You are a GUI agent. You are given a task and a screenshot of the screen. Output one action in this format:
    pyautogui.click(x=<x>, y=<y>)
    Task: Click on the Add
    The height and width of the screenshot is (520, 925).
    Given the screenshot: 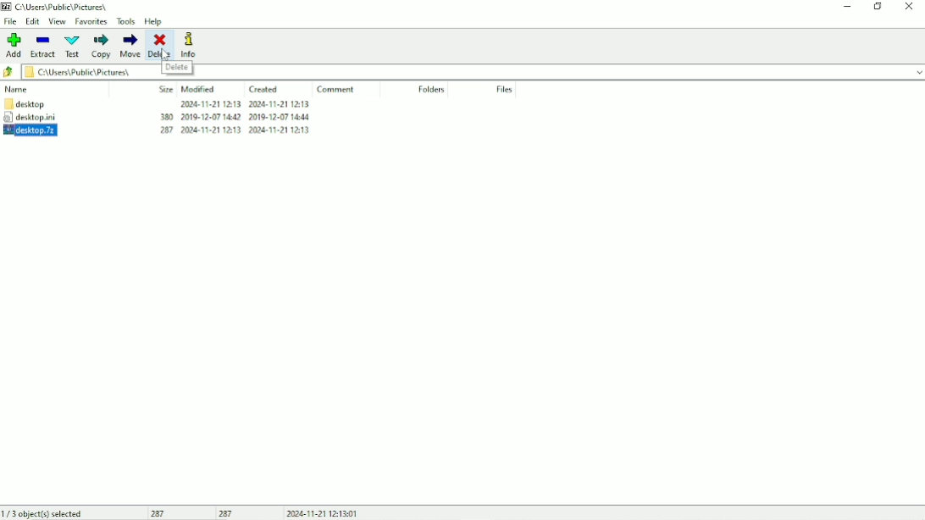 What is the action you would take?
    pyautogui.click(x=14, y=45)
    